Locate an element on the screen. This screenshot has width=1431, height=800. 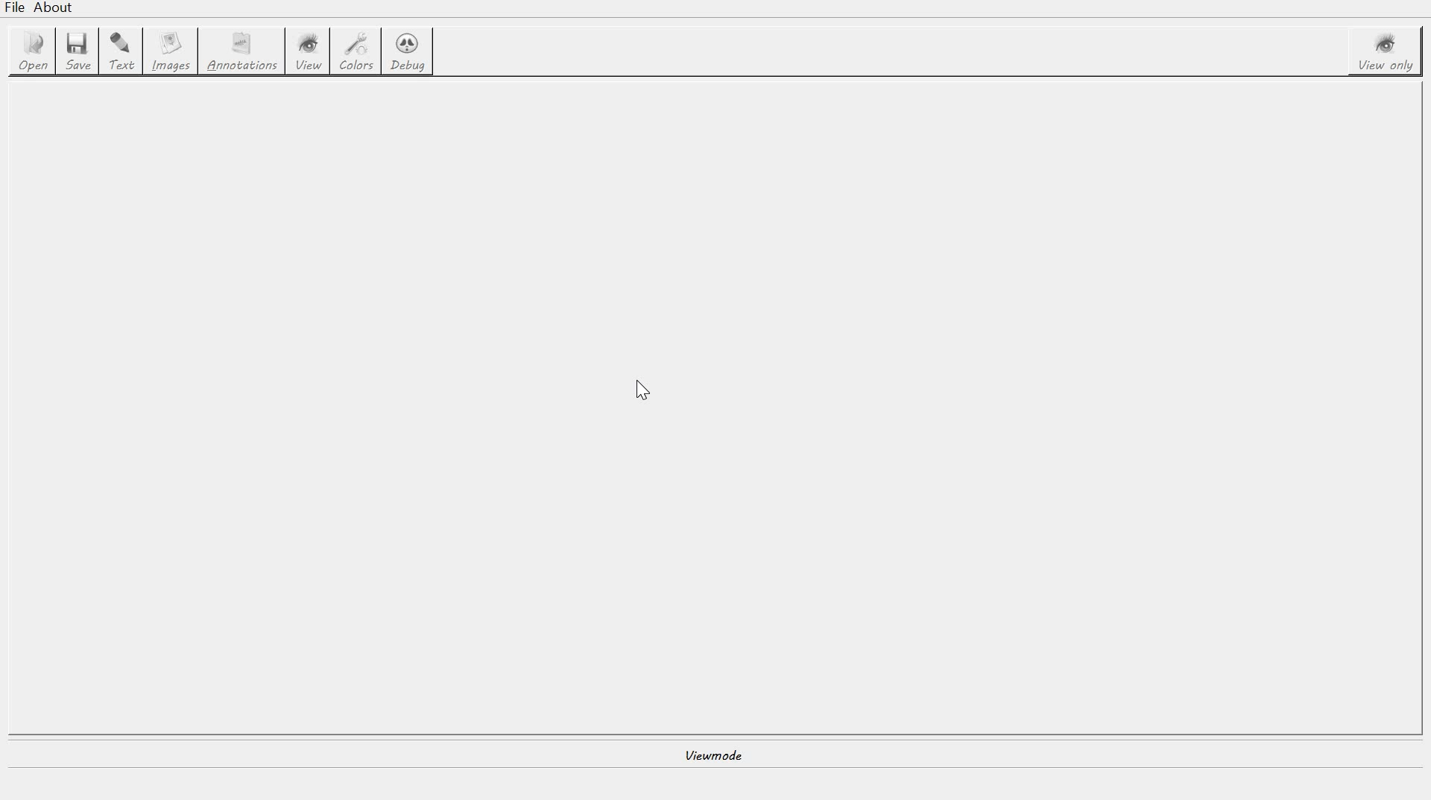
debug is located at coordinates (408, 53).